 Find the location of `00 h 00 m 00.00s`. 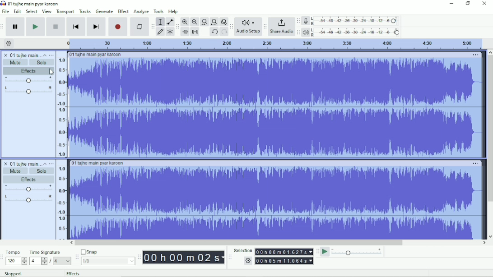

00 h 00 m 00.00s is located at coordinates (284, 252).